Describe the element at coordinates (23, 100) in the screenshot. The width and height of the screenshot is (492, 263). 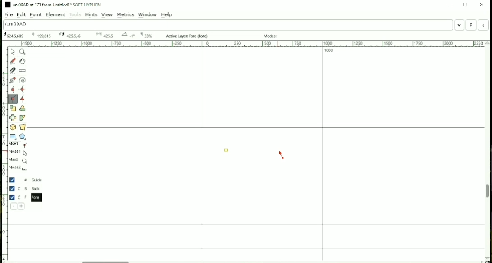
I see `Add a tangent point` at that location.